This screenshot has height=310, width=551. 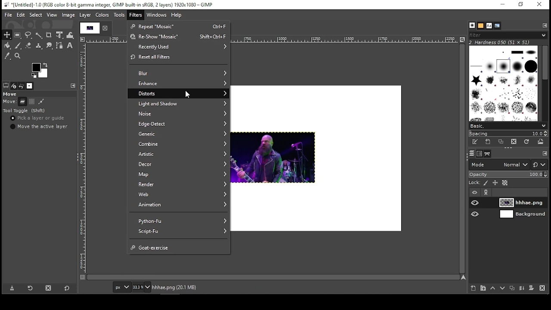 What do you see at coordinates (521, 289) in the screenshot?
I see `merge layer` at bounding box center [521, 289].